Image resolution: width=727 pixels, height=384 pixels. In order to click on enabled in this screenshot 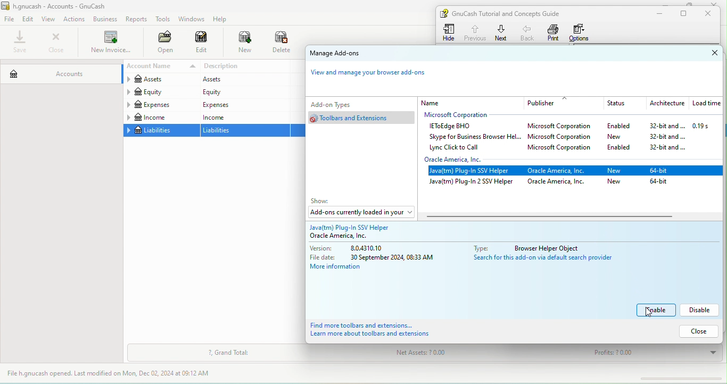, I will do `click(618, 127)`.